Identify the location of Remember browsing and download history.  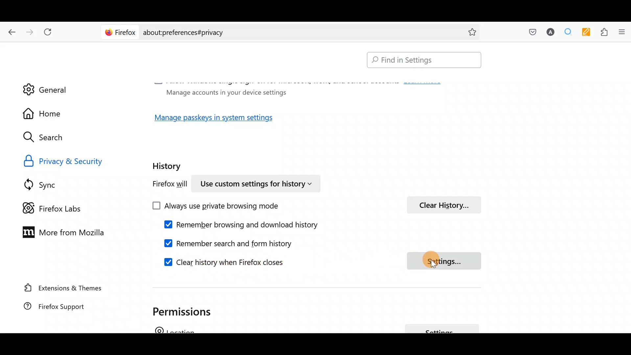
(247, 226).